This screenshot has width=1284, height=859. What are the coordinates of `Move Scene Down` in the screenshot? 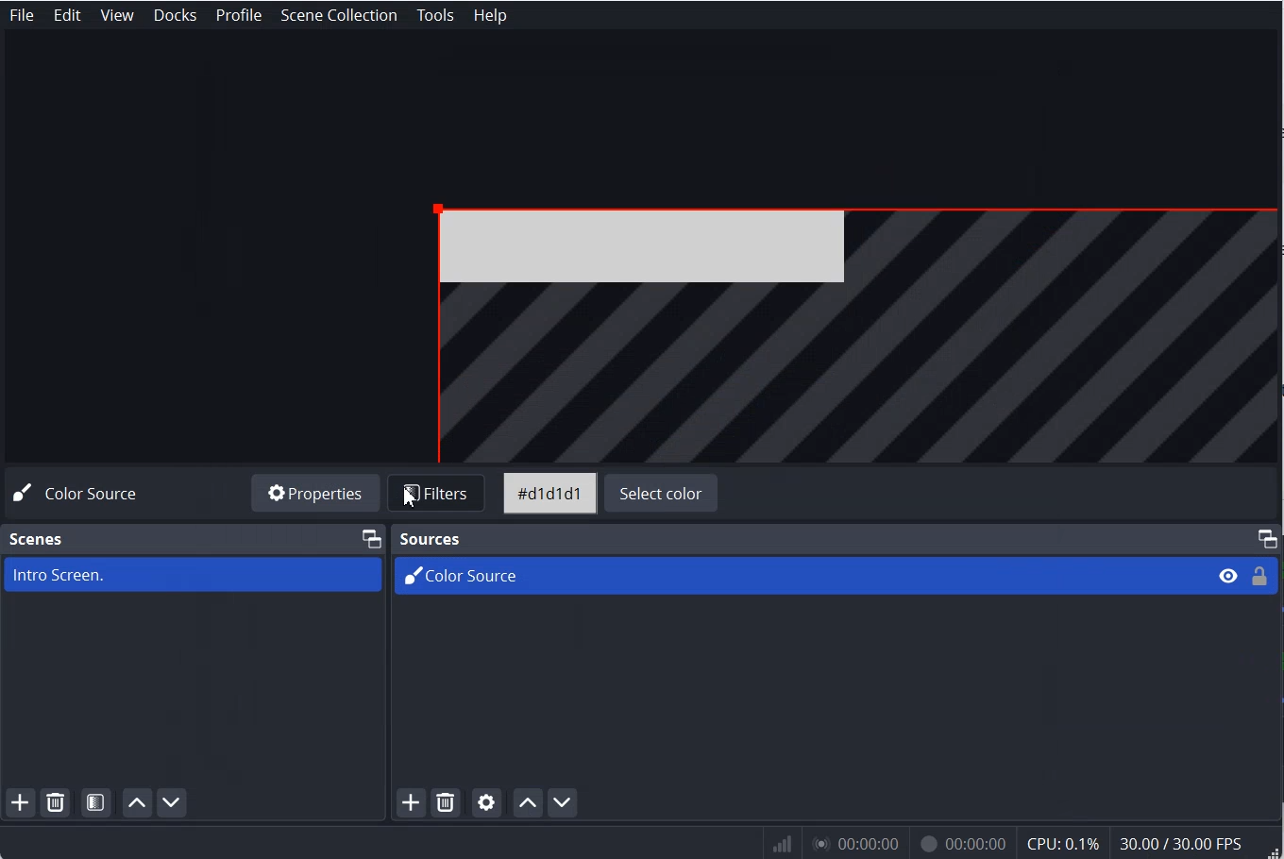 It's located at (174, 803).